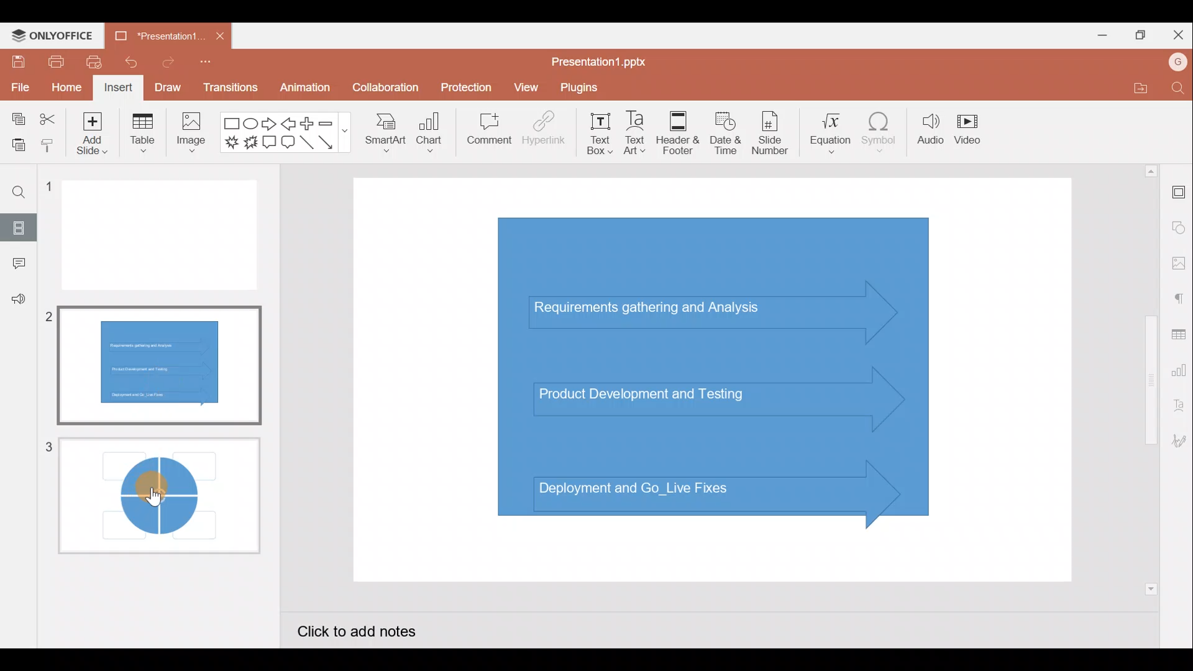  Describe the element at coordinates (204, 65) in the screenshot. I see `Customize quick access toolbar` at that location.